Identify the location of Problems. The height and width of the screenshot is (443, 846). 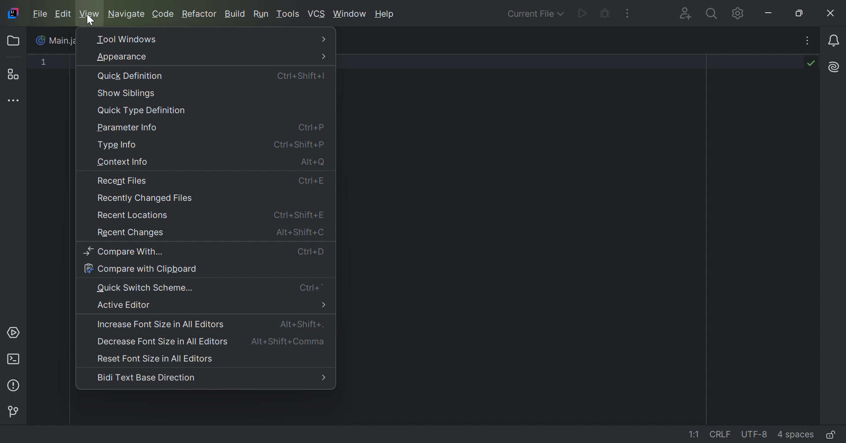
(15, 384).